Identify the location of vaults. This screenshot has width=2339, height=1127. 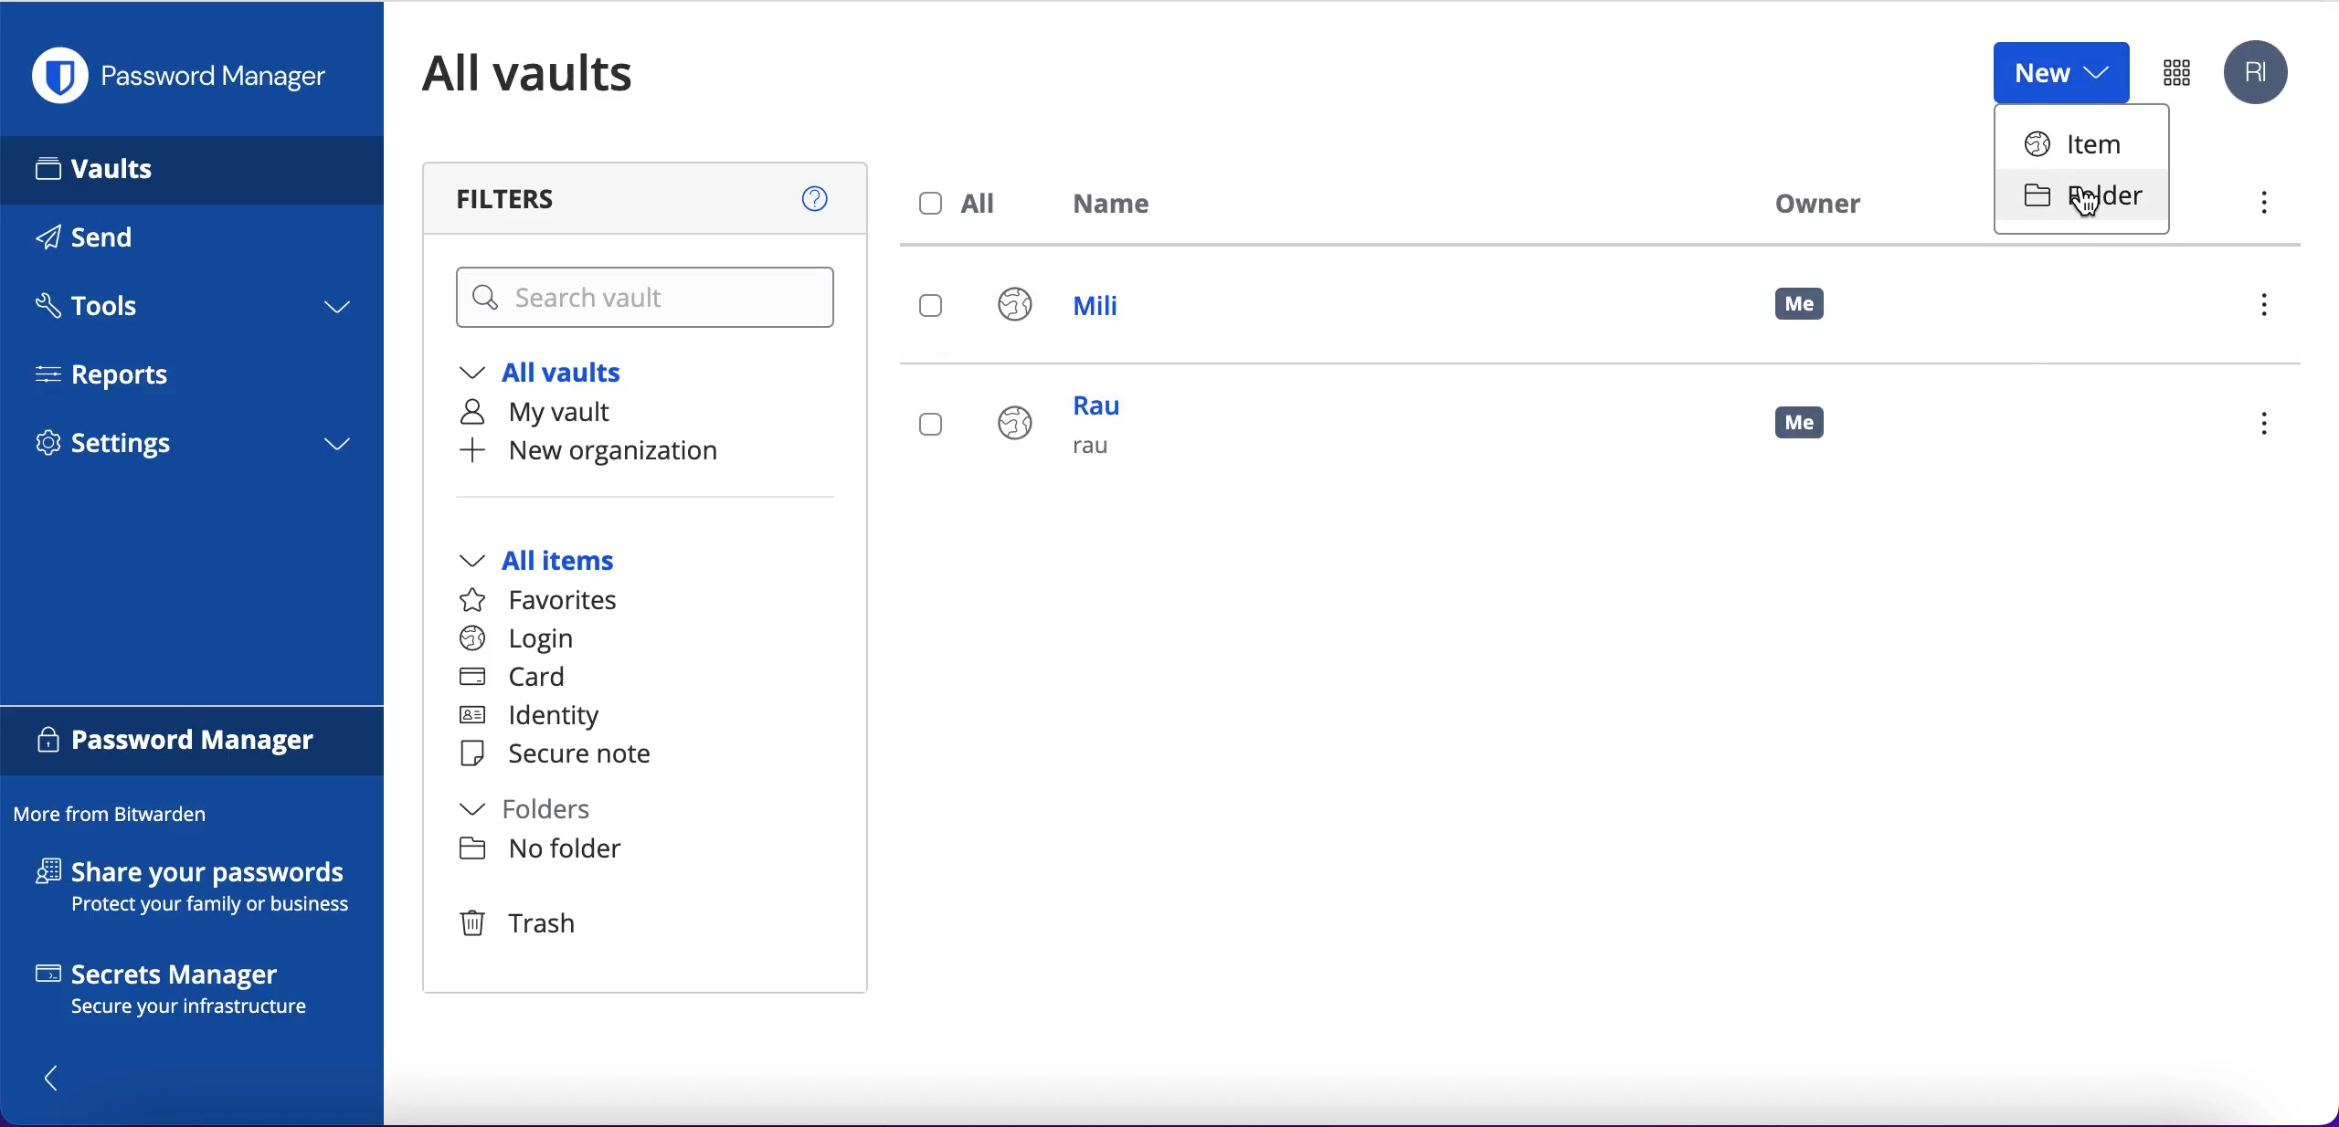
(192, 169).